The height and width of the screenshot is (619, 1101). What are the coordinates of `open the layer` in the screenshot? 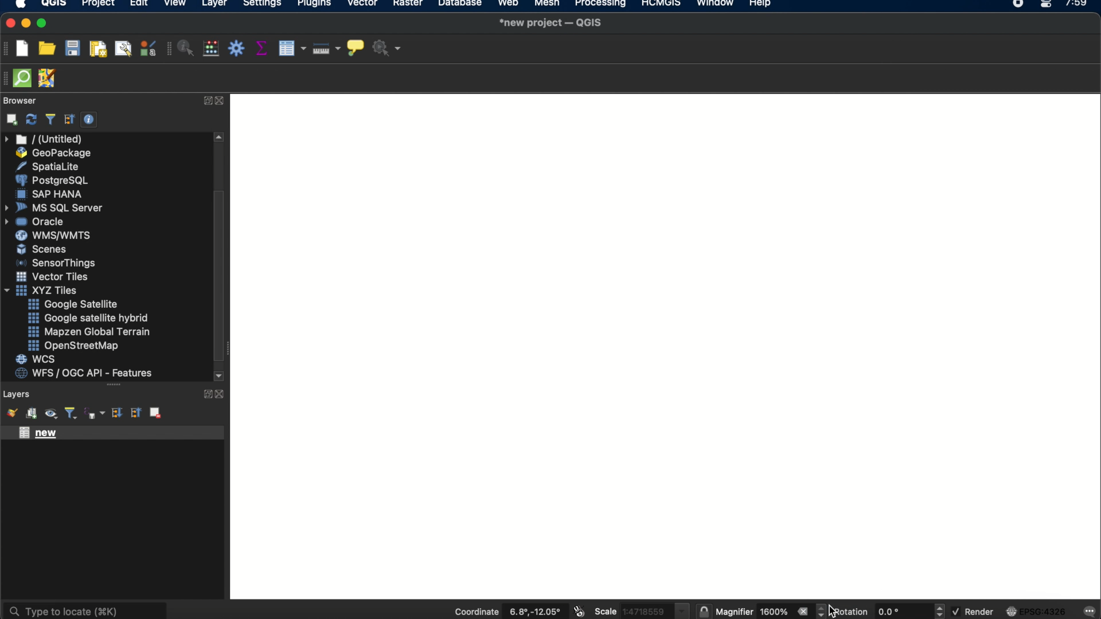 It's located at (9, 413).